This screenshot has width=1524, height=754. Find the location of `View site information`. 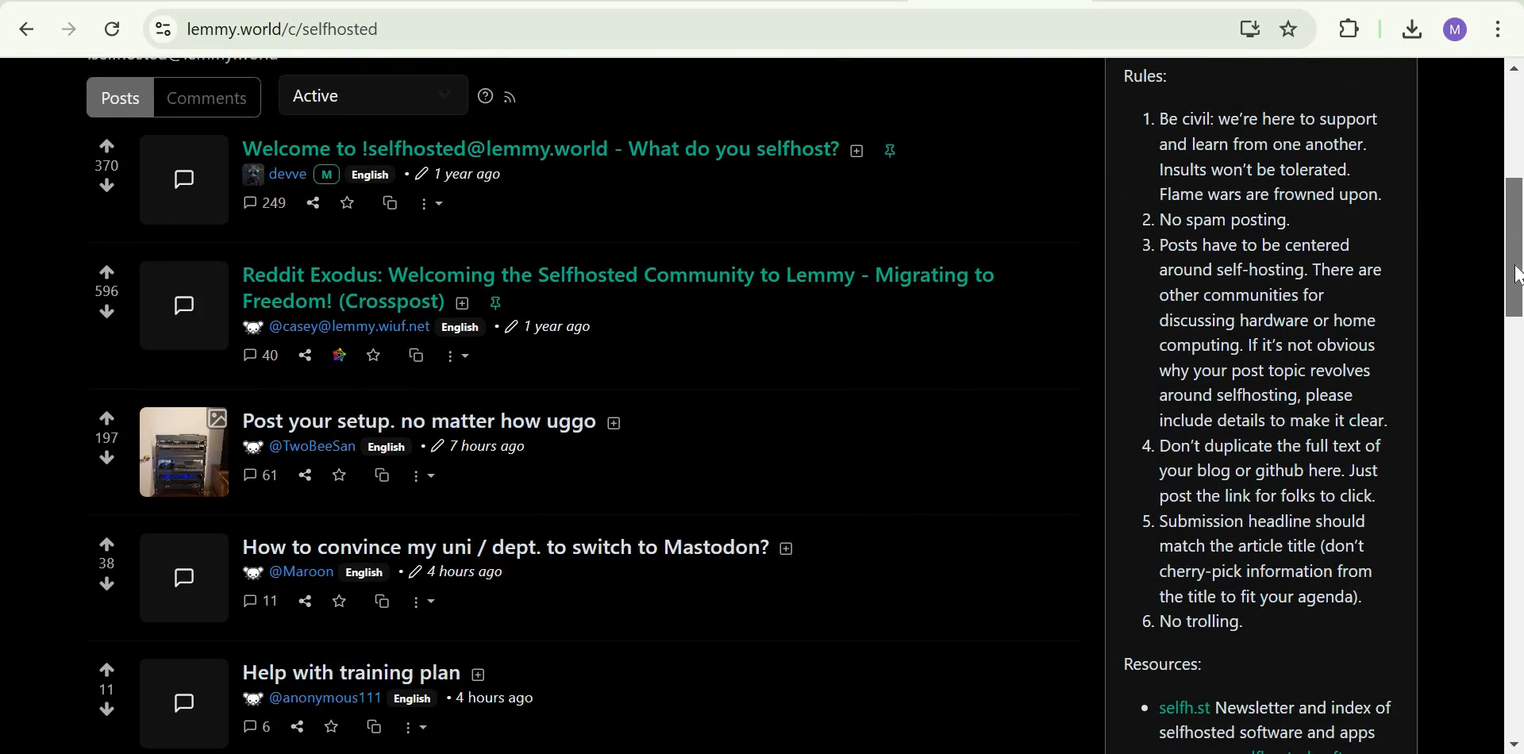

View site information is located at coordinates (164, 29).